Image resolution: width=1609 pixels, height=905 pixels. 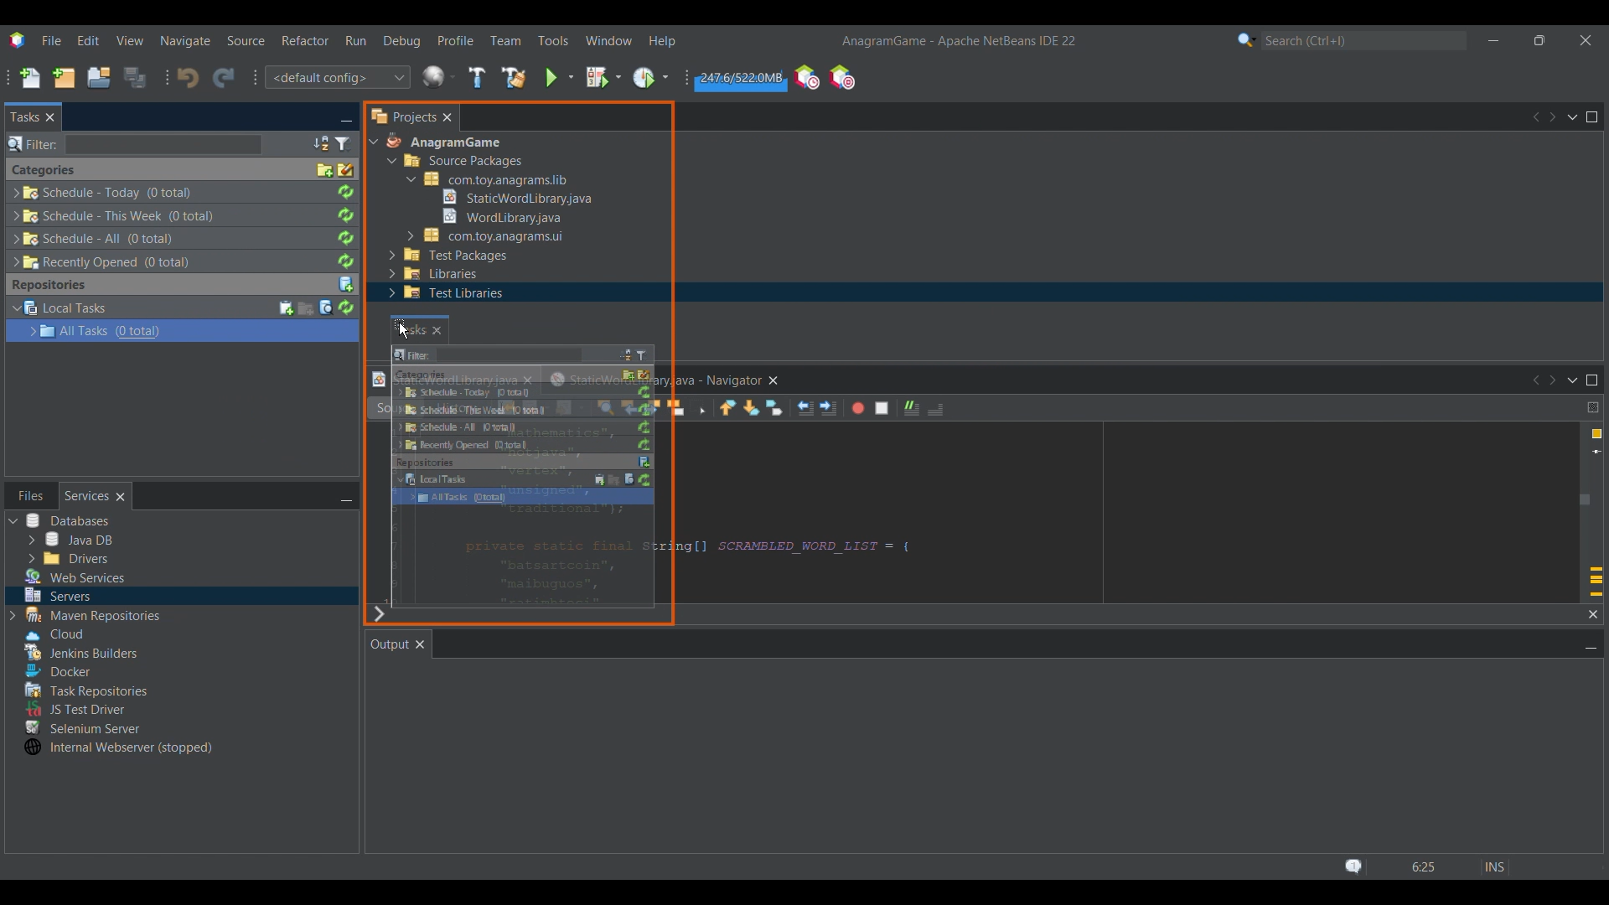 I want to click on , so click(x=441, y=144).